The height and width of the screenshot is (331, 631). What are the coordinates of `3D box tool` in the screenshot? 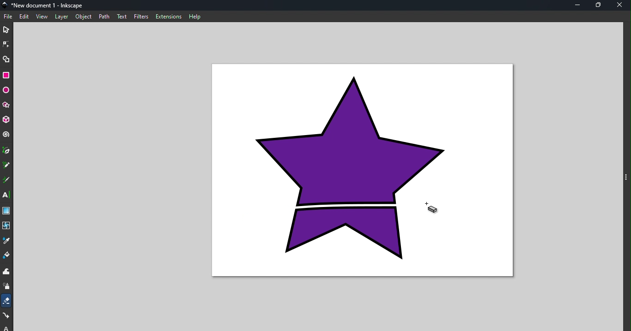 It's located at (6, 120).